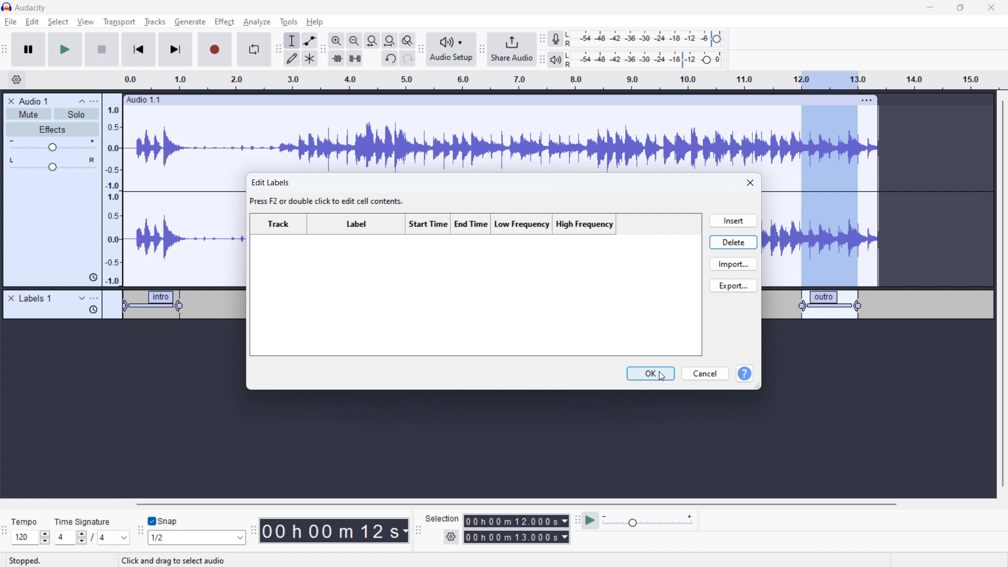 The width and height of the screenshot is (1008, 567). I want to click on silence audio selection, so click(355, 58).